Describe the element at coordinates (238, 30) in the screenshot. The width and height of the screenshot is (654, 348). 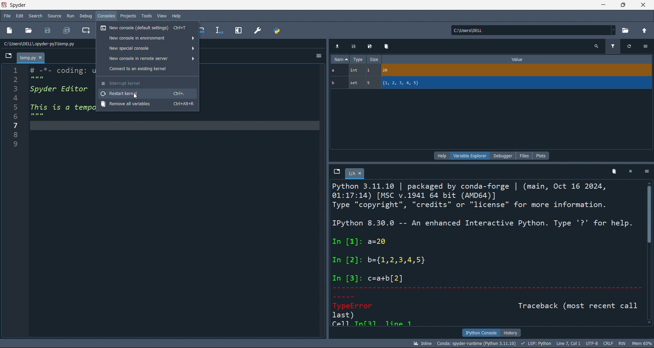
I see `expand pane` at that location.